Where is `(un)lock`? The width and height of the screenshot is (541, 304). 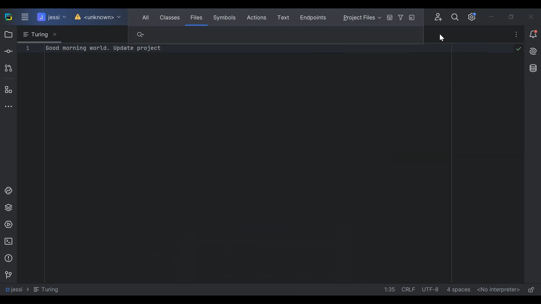
(un)lock is located at coordinates (532, 290).